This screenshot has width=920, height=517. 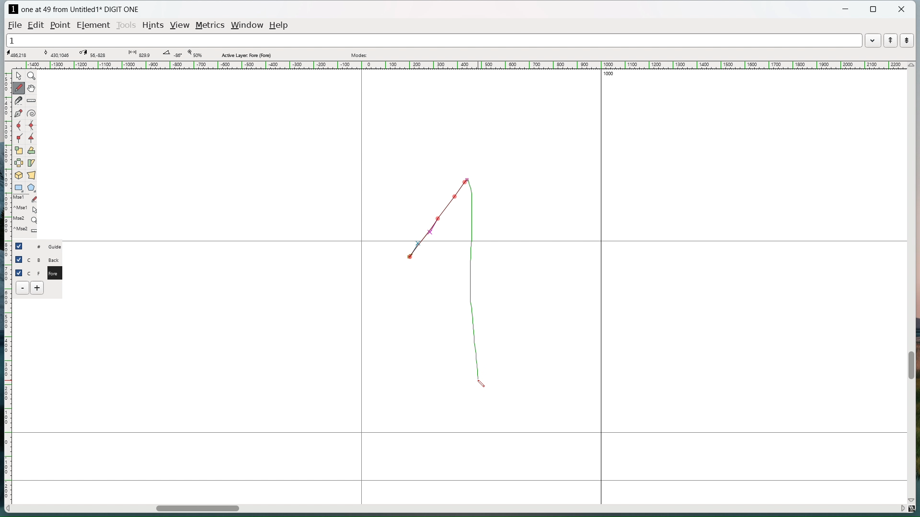 I want to click on horizontal scrollbar, so click(x=197, y=510).